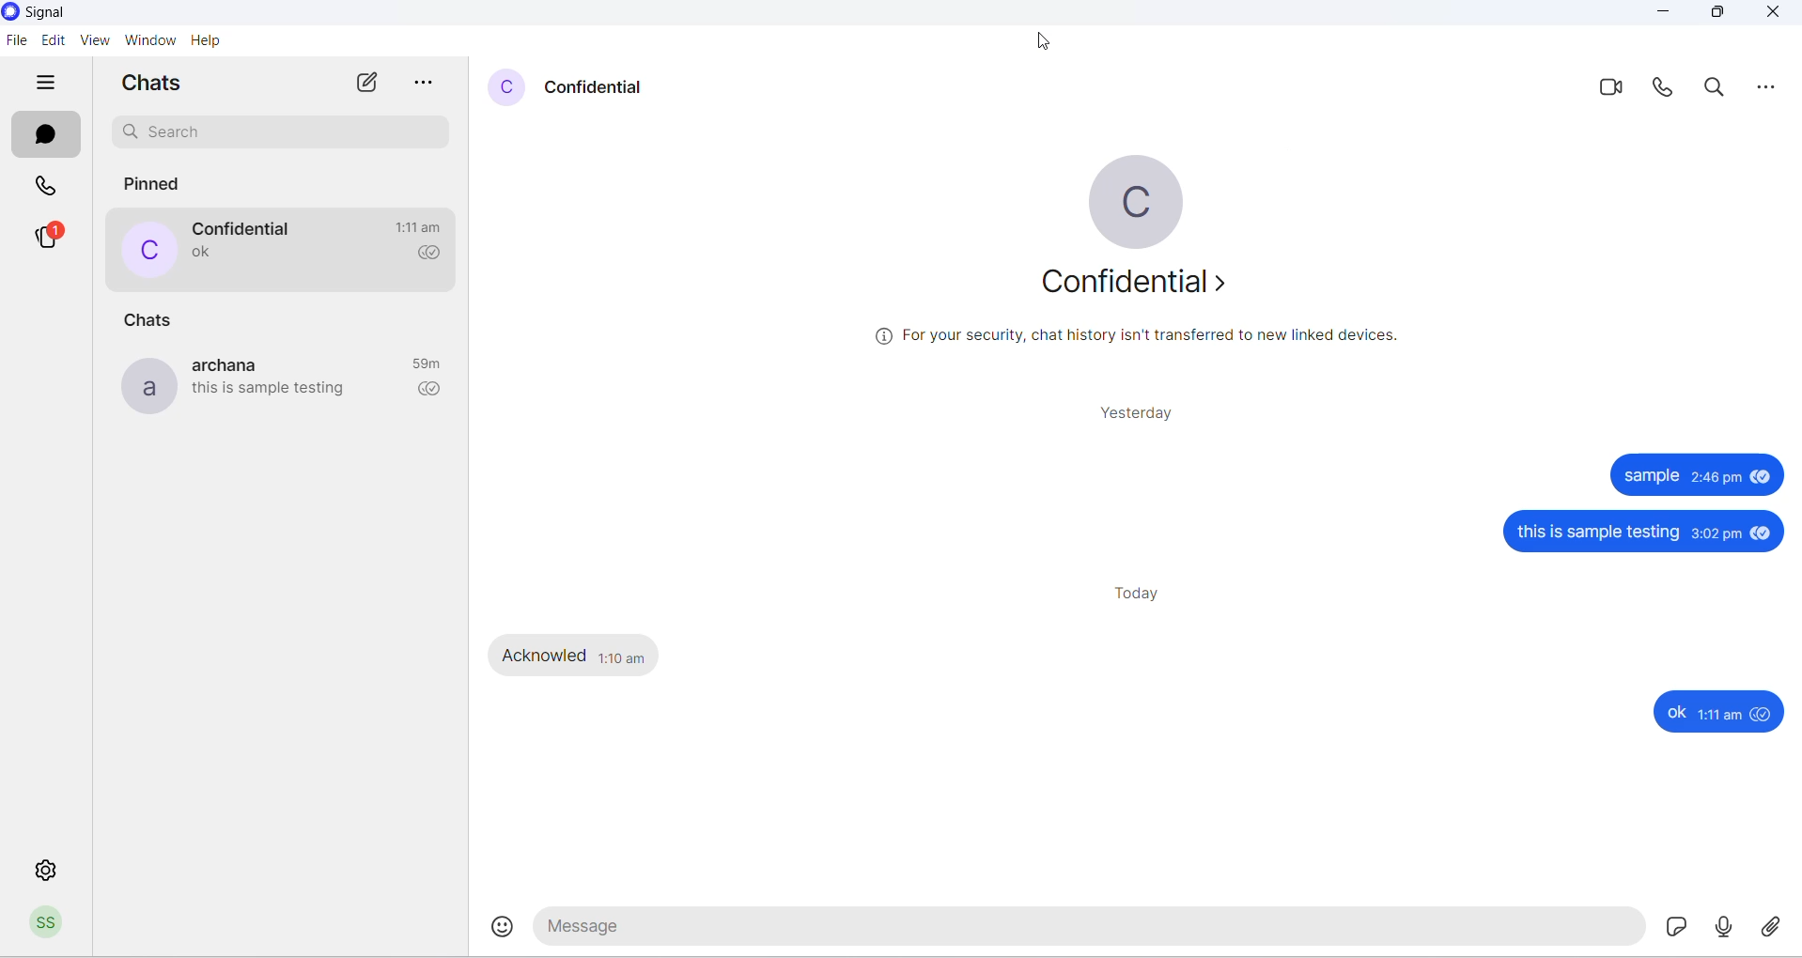 The image size is (1802, 958). What do you see at coordinates (1052, 39) in the screenshot?
I see `cursor` at bounding box center [1052, 39].